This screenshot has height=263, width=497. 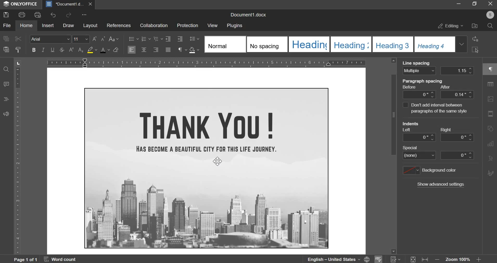 What do you see at coordinates (131, 49) in the screenshot?
I see `align left` at bounding box center [131, 49].